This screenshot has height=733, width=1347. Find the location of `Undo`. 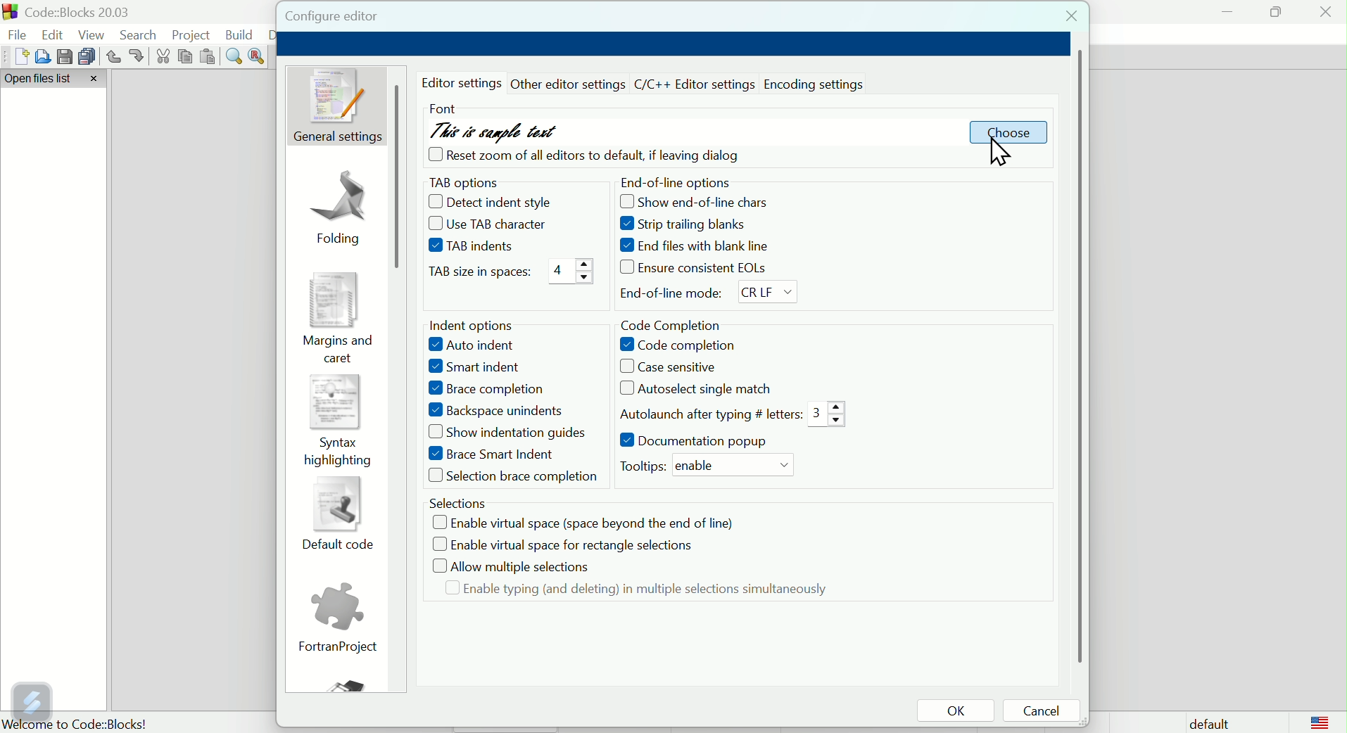

Undo is located at coordinates (113, 57).